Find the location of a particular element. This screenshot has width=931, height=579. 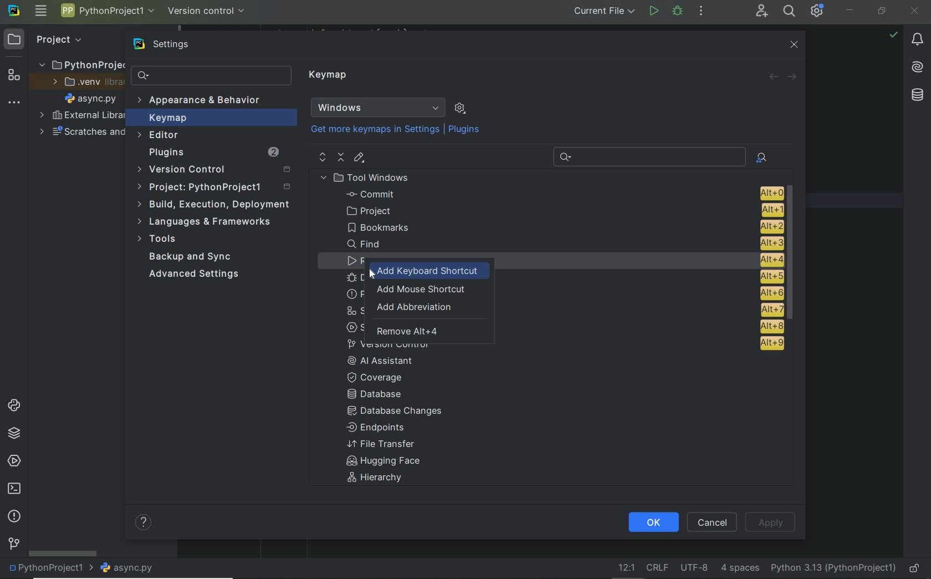

terminal is located at coordinates (13, 489).